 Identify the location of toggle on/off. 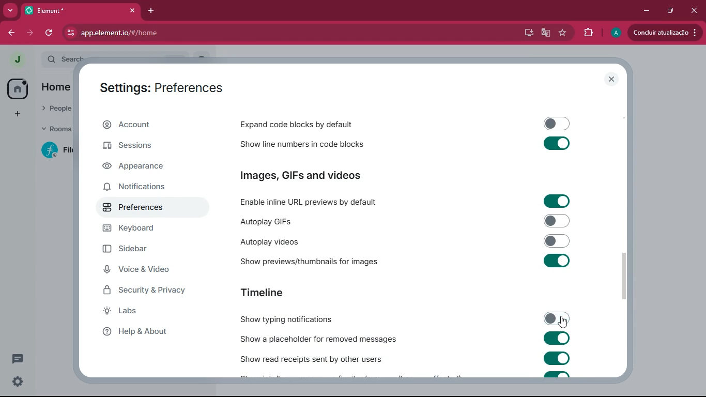
(558, 143).